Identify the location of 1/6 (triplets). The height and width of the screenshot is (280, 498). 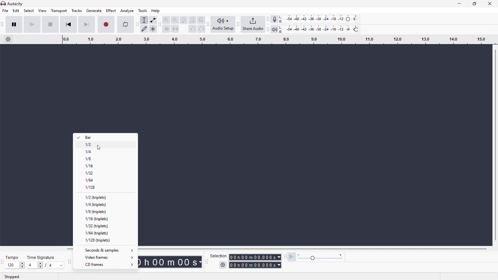
(105, 219).